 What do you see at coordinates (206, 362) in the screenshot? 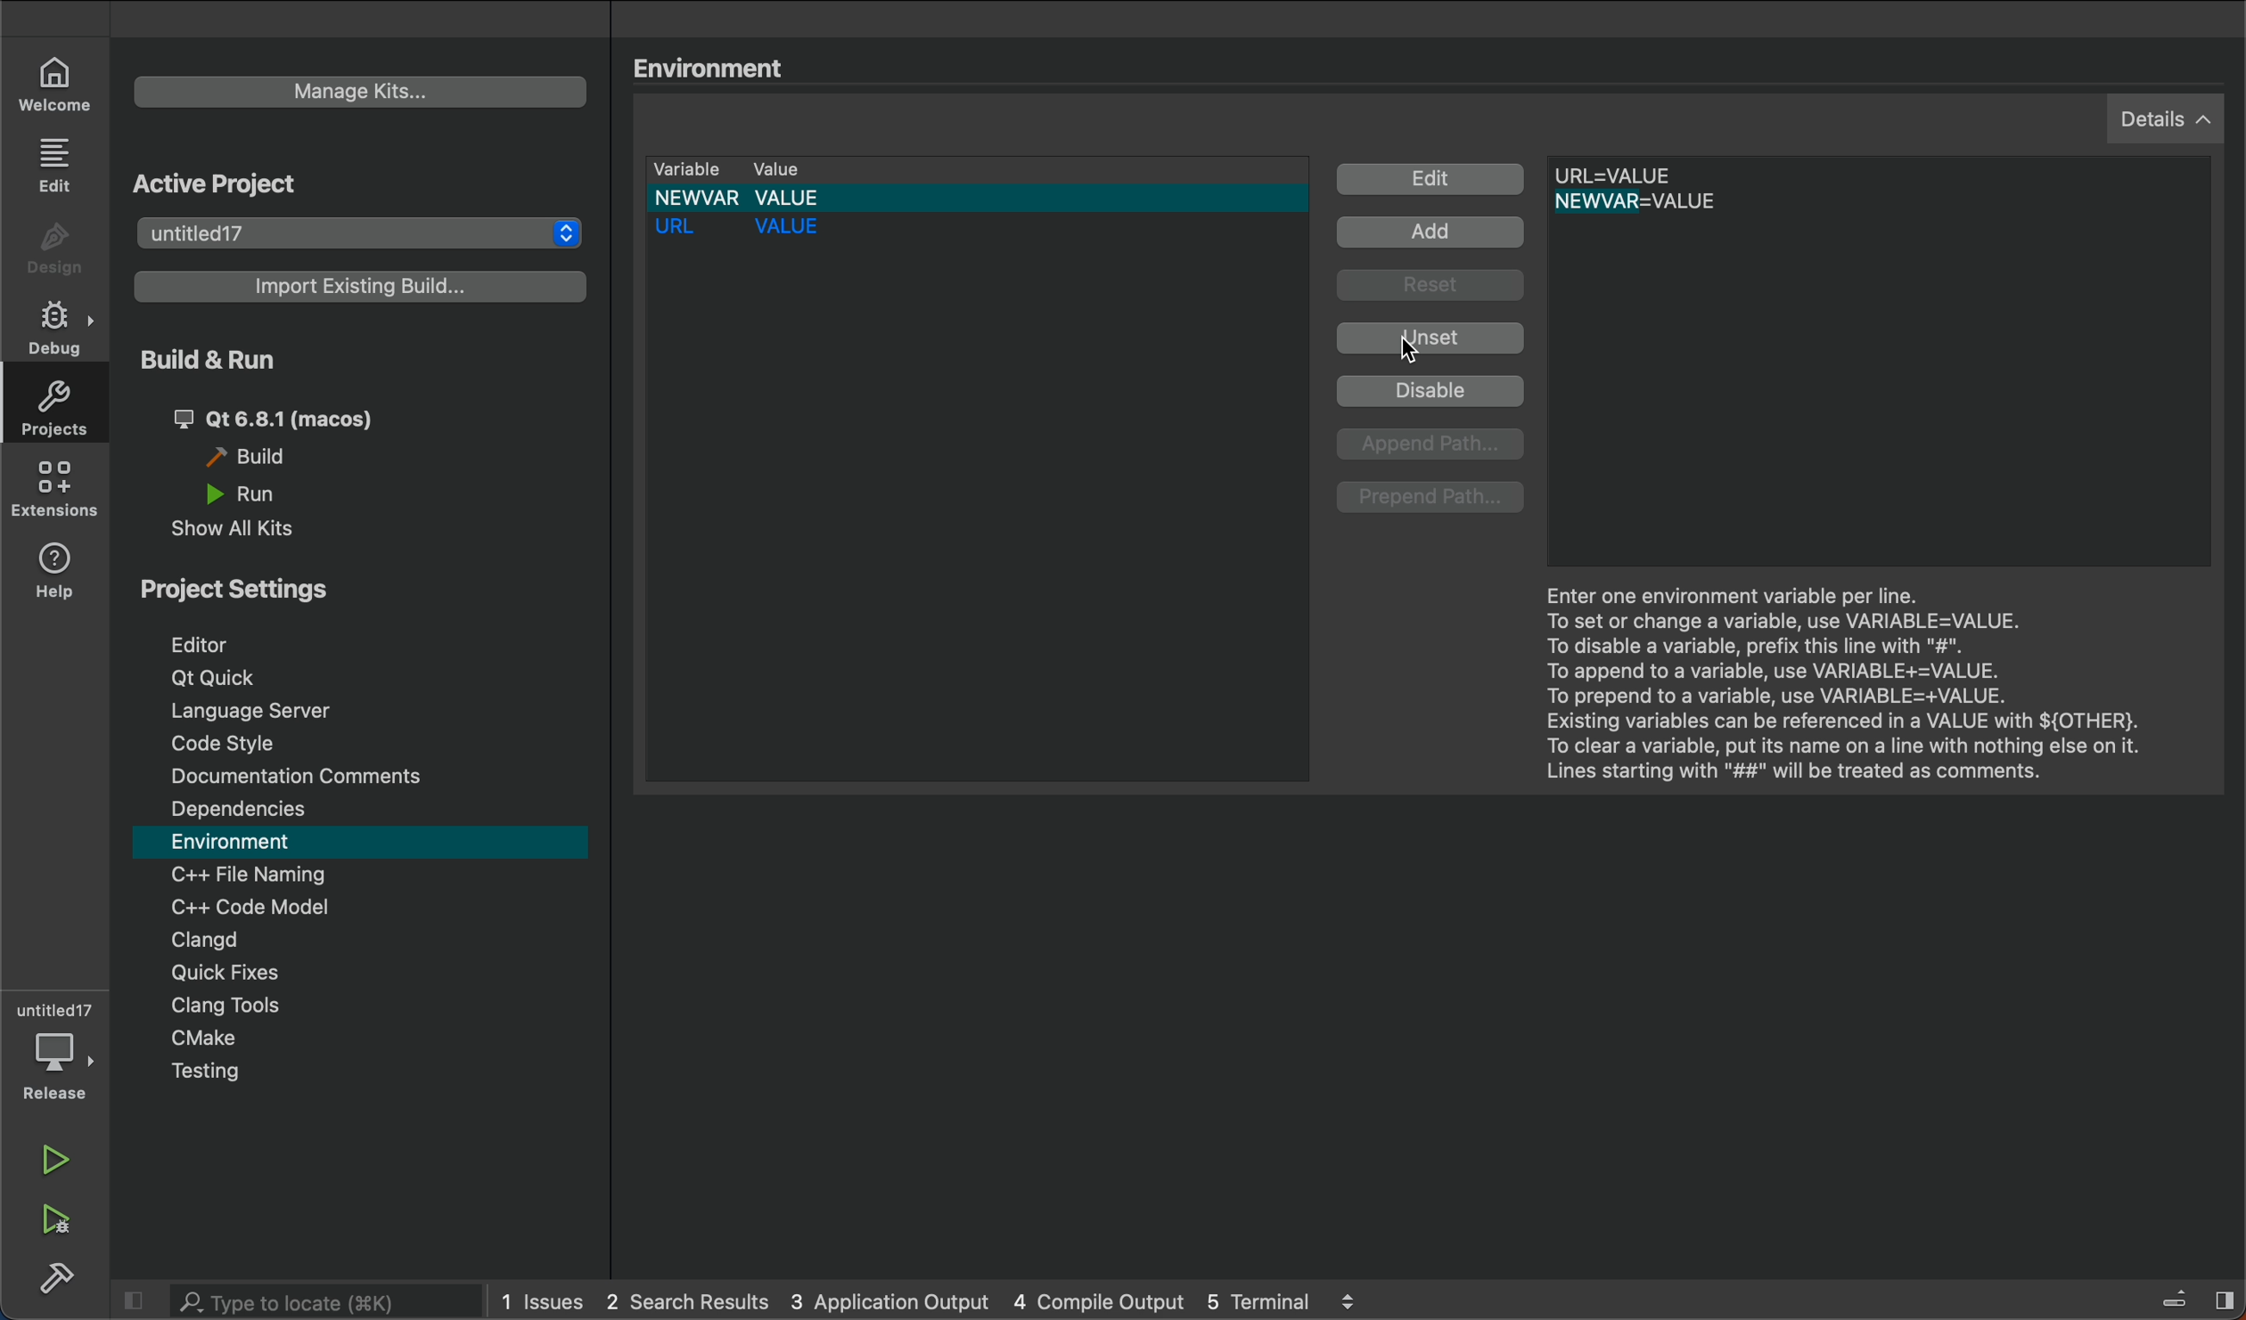
I see `build and run` at bounding box center [206, 362].